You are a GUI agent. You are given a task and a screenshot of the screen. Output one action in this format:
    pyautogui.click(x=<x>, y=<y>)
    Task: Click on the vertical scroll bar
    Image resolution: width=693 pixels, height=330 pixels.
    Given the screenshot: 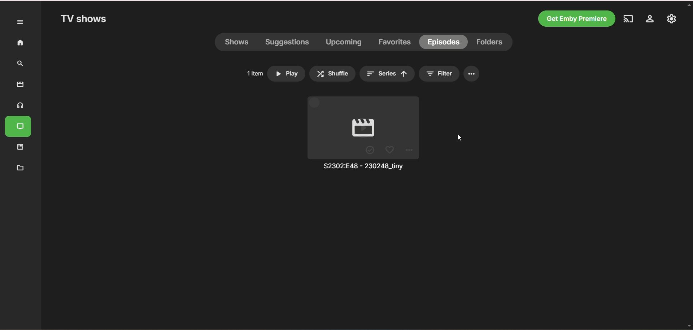 What is the action you would take?
    pyautogui.click(x=689, y=166)
    